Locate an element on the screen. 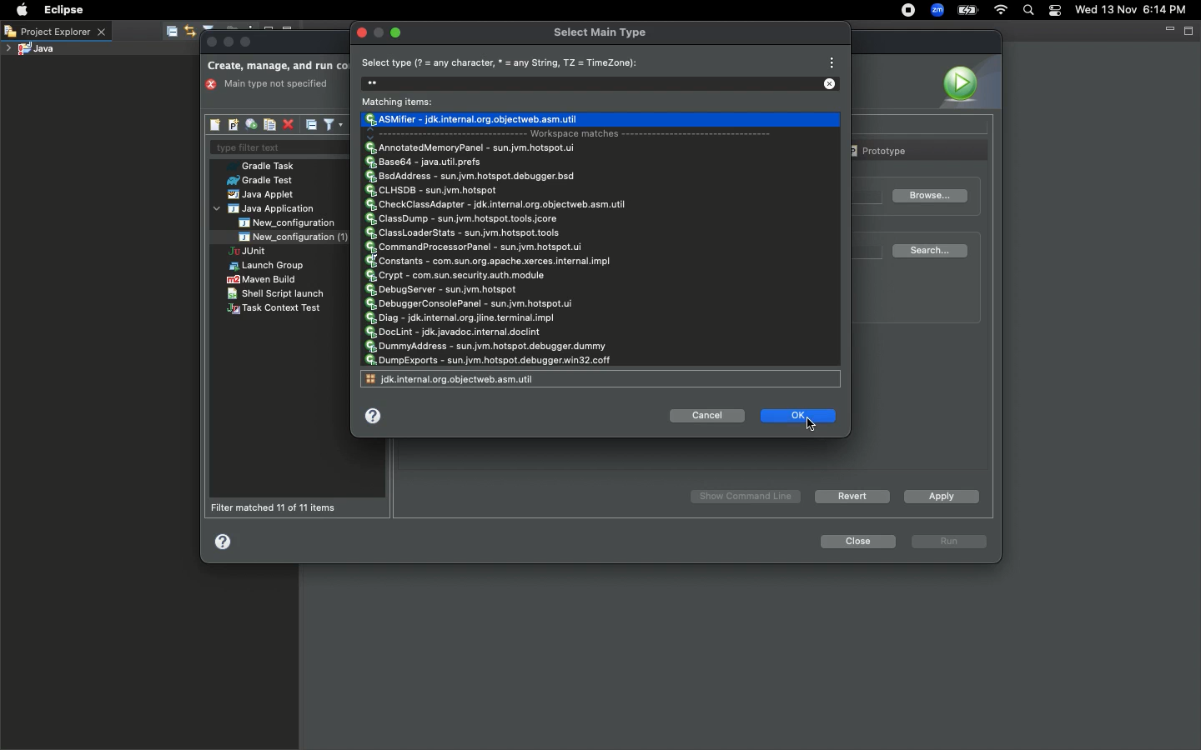  Select main type is located at coordinates (600, 32).